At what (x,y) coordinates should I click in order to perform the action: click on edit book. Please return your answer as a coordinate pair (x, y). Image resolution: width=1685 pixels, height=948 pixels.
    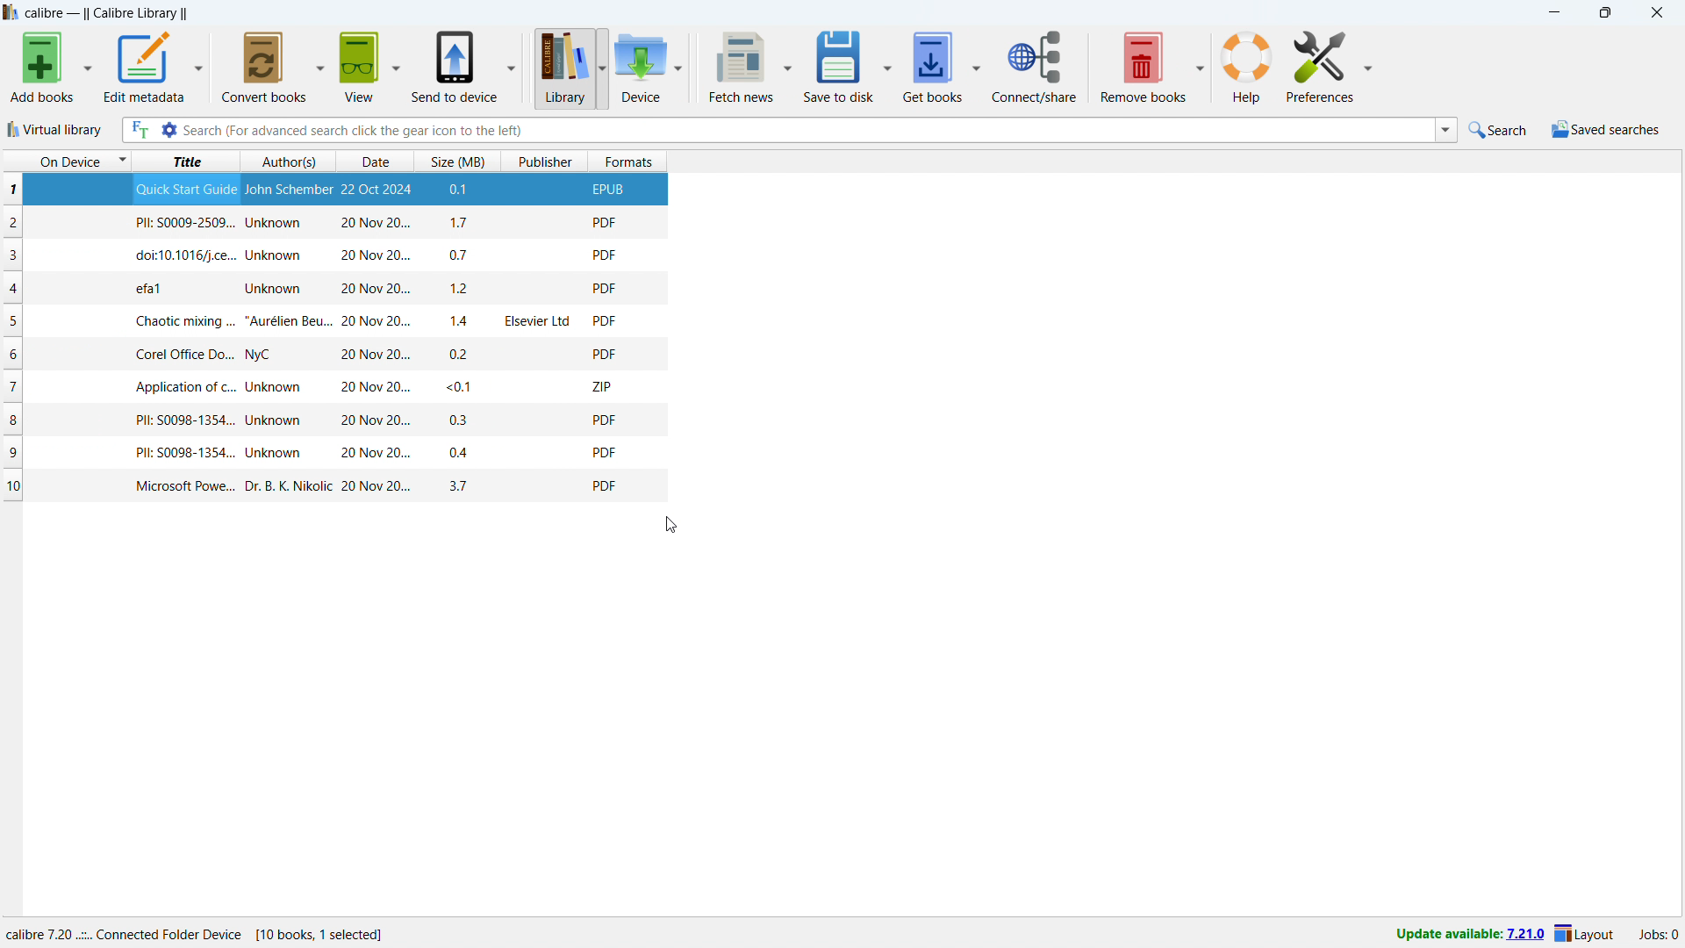
    Looking at the image, I should click on (1319, 66).